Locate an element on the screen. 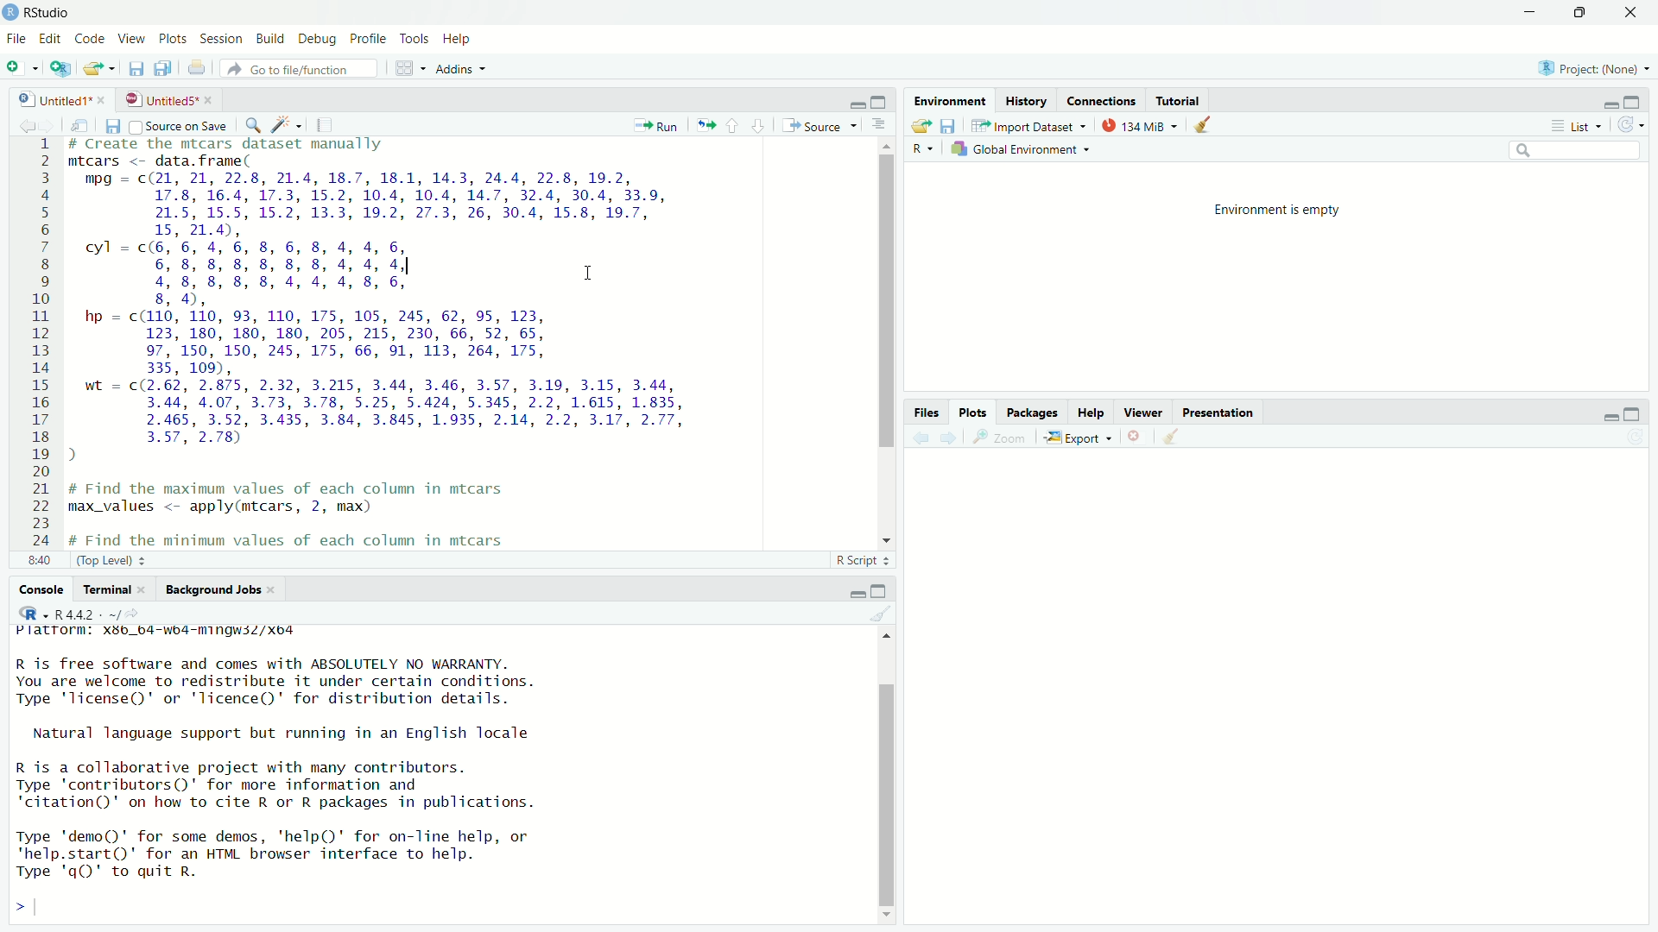  scroll bar is located at coordinates (881, 339).